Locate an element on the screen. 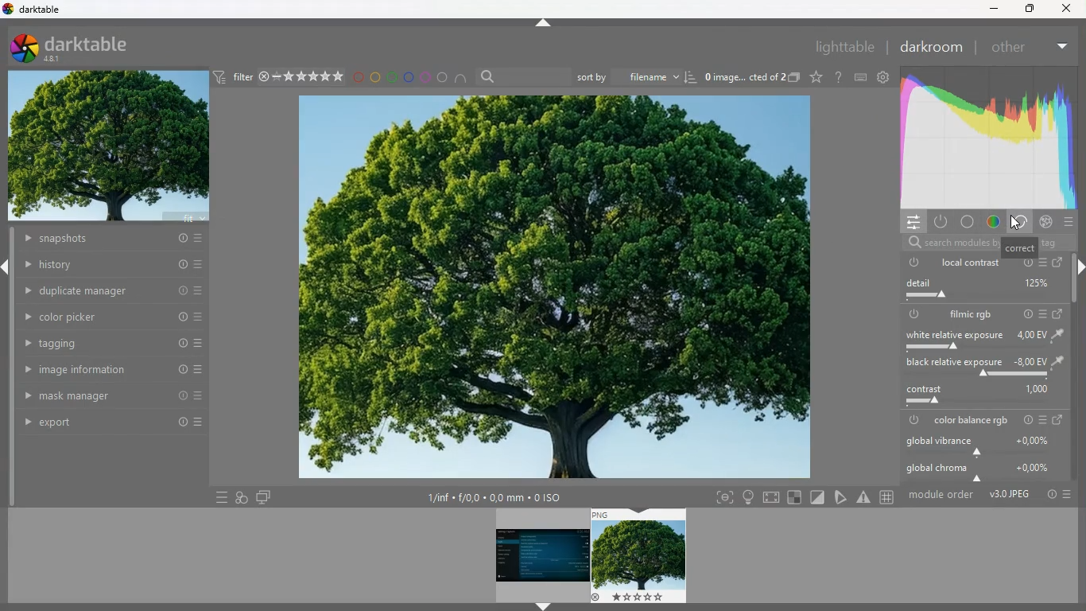  diagnonal is located at coordinates (817, 497).